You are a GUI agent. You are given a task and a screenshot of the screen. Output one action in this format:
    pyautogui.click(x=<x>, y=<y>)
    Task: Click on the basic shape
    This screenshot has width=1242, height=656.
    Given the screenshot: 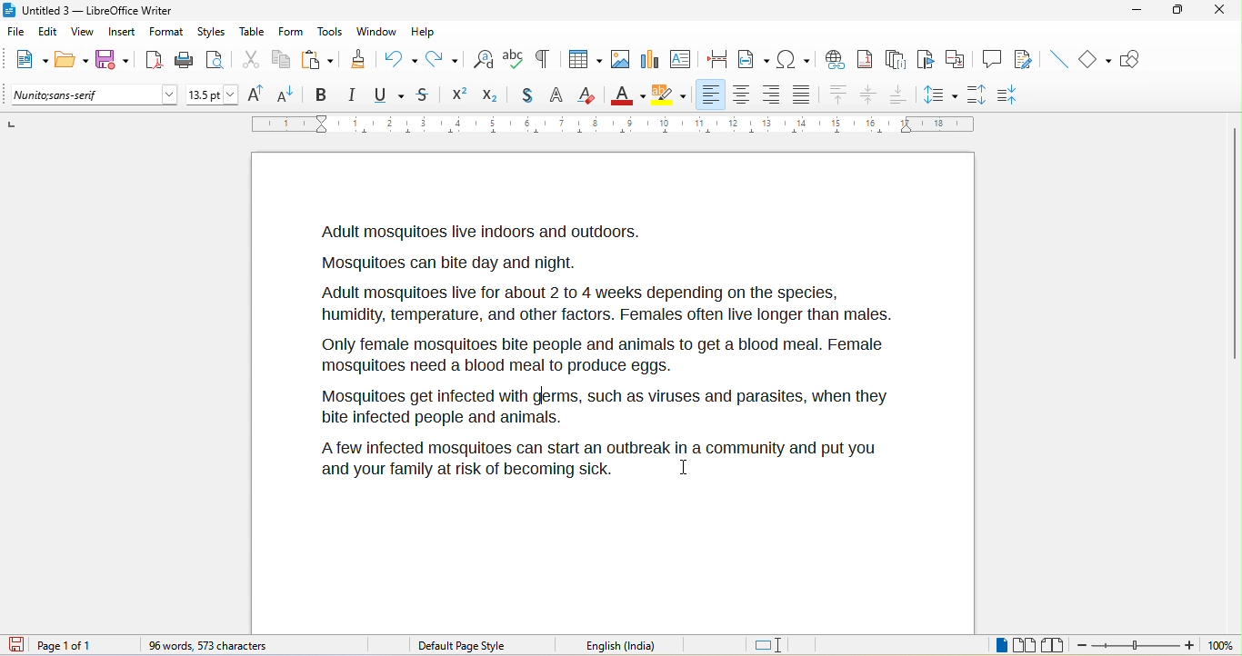 What is the action you would take?
    pyautogui.click(x=1097, y=60)
    